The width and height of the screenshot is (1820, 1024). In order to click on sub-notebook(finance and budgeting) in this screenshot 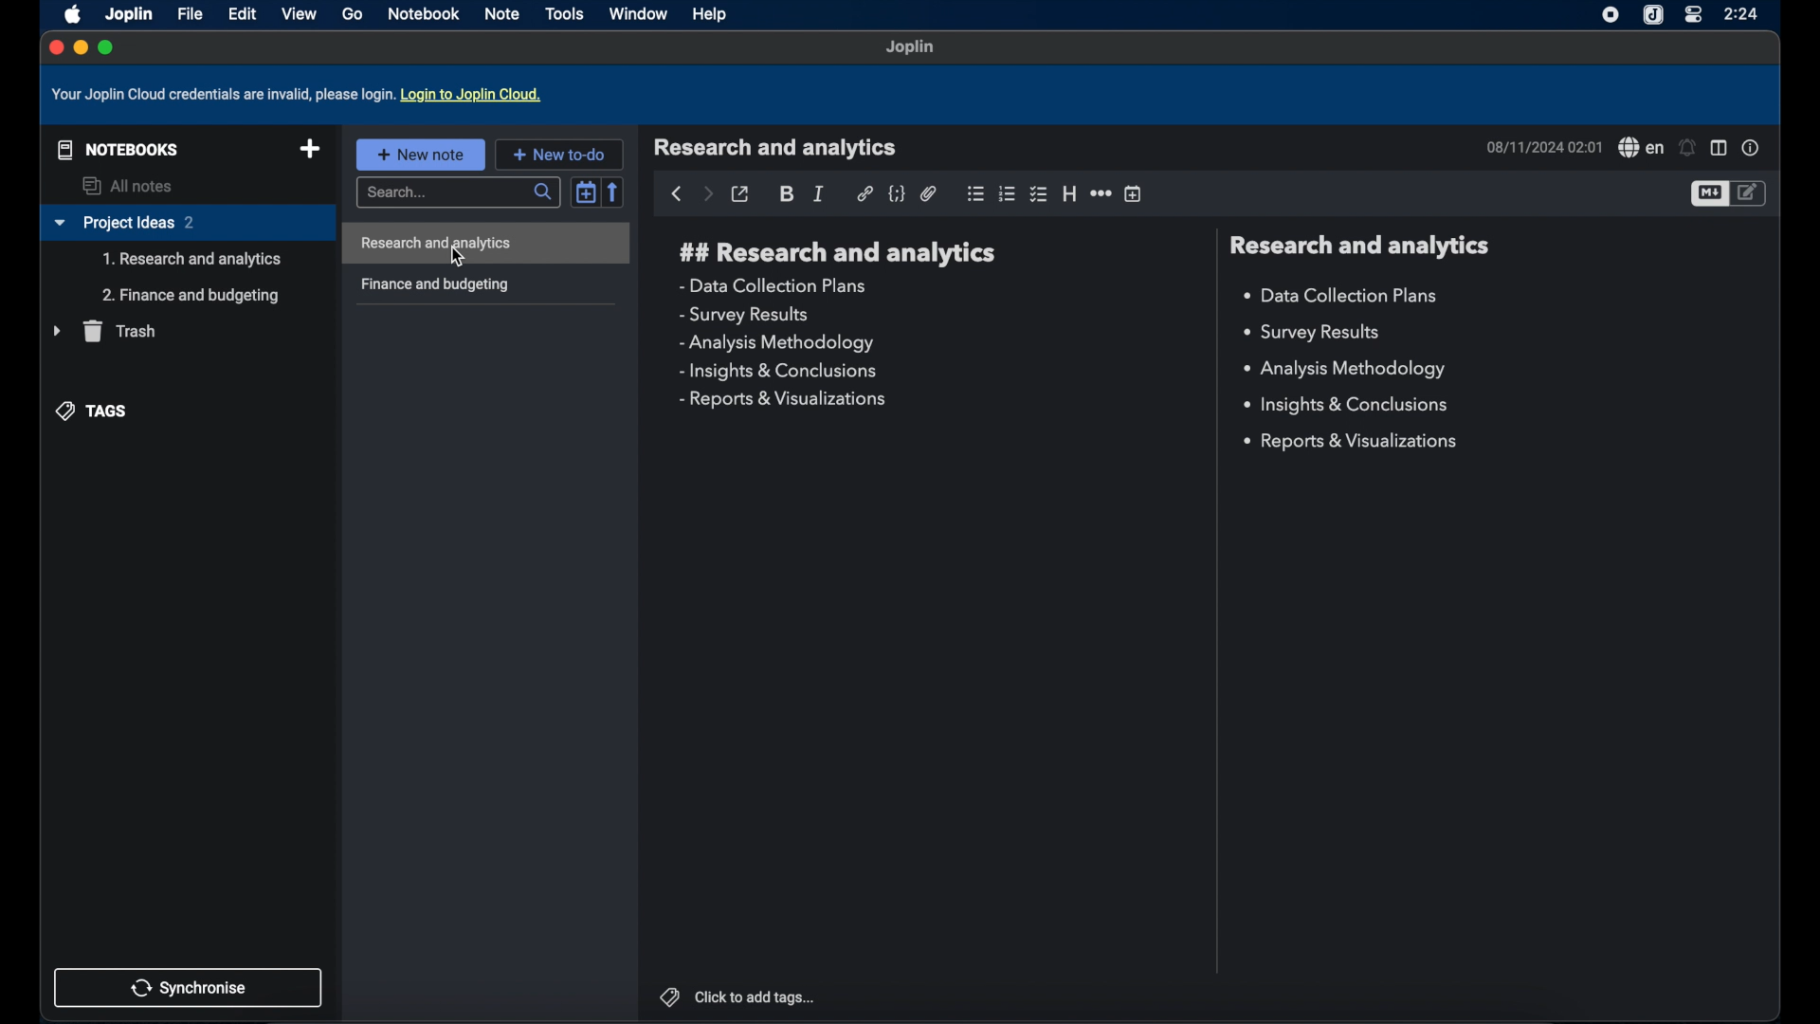, I will do `click(191, 296)`.